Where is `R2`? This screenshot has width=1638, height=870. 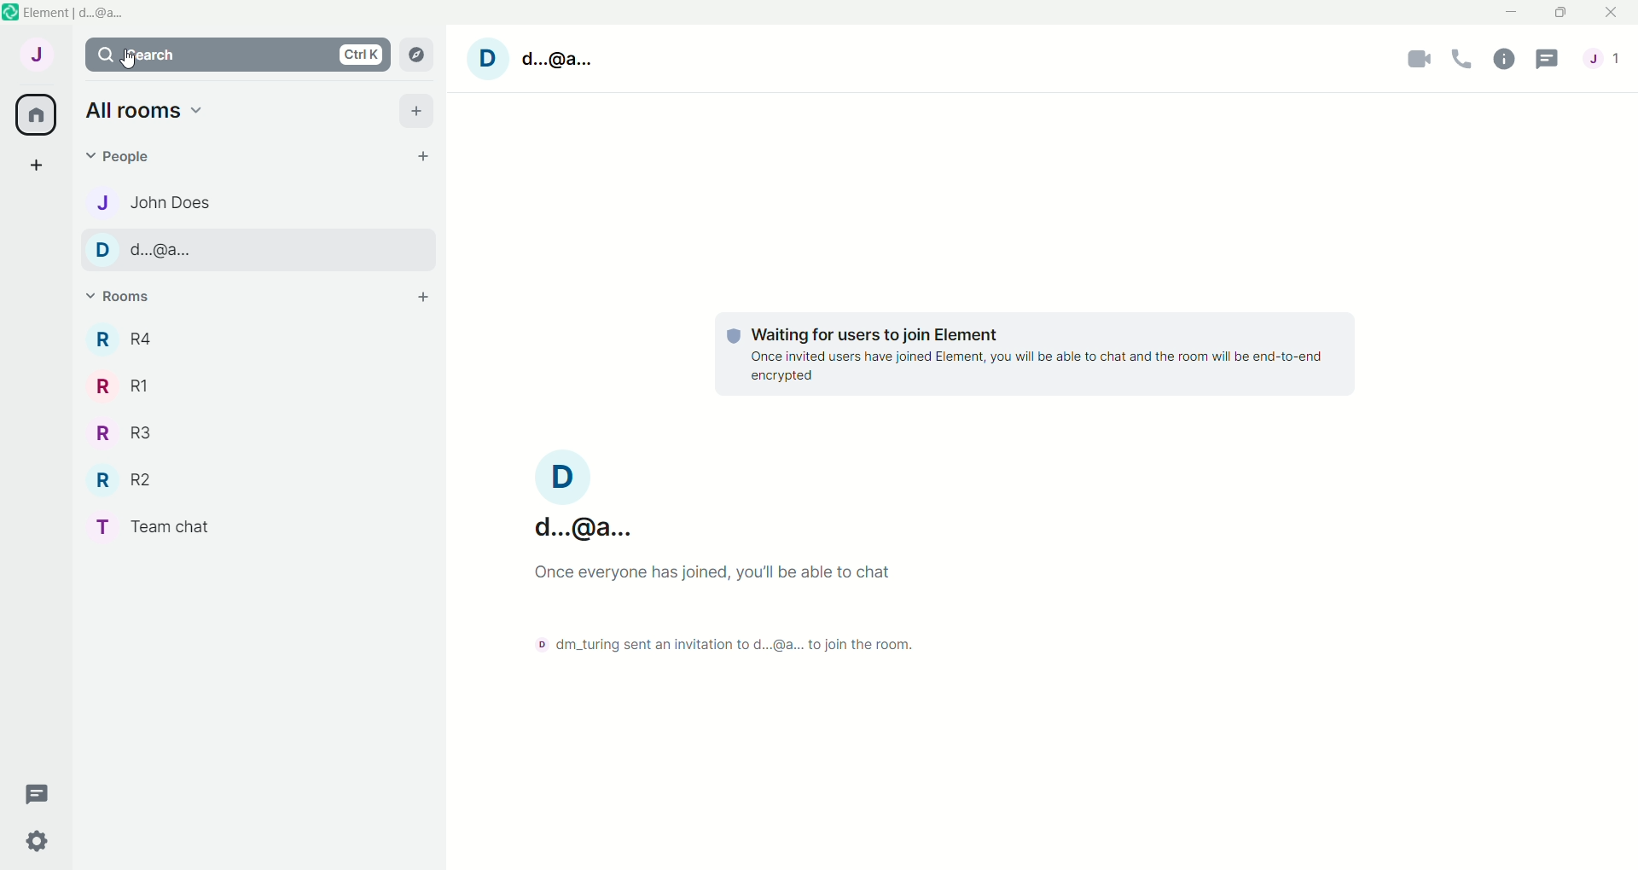
R2 is located at coordinates (131, 482).